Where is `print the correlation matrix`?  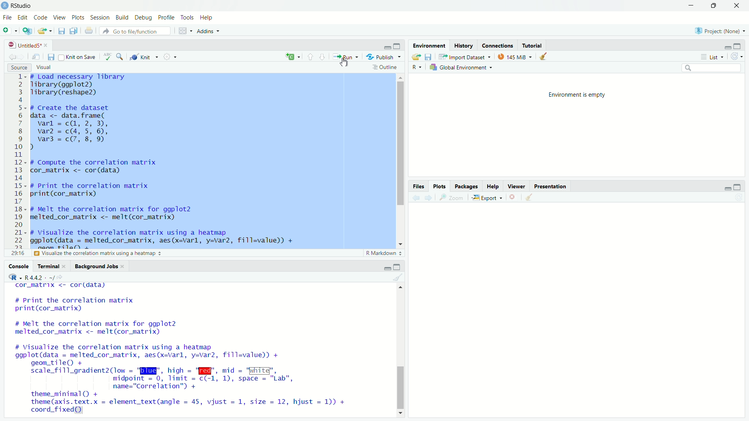
print the correlation matrix is located at coordinates (71, 254).